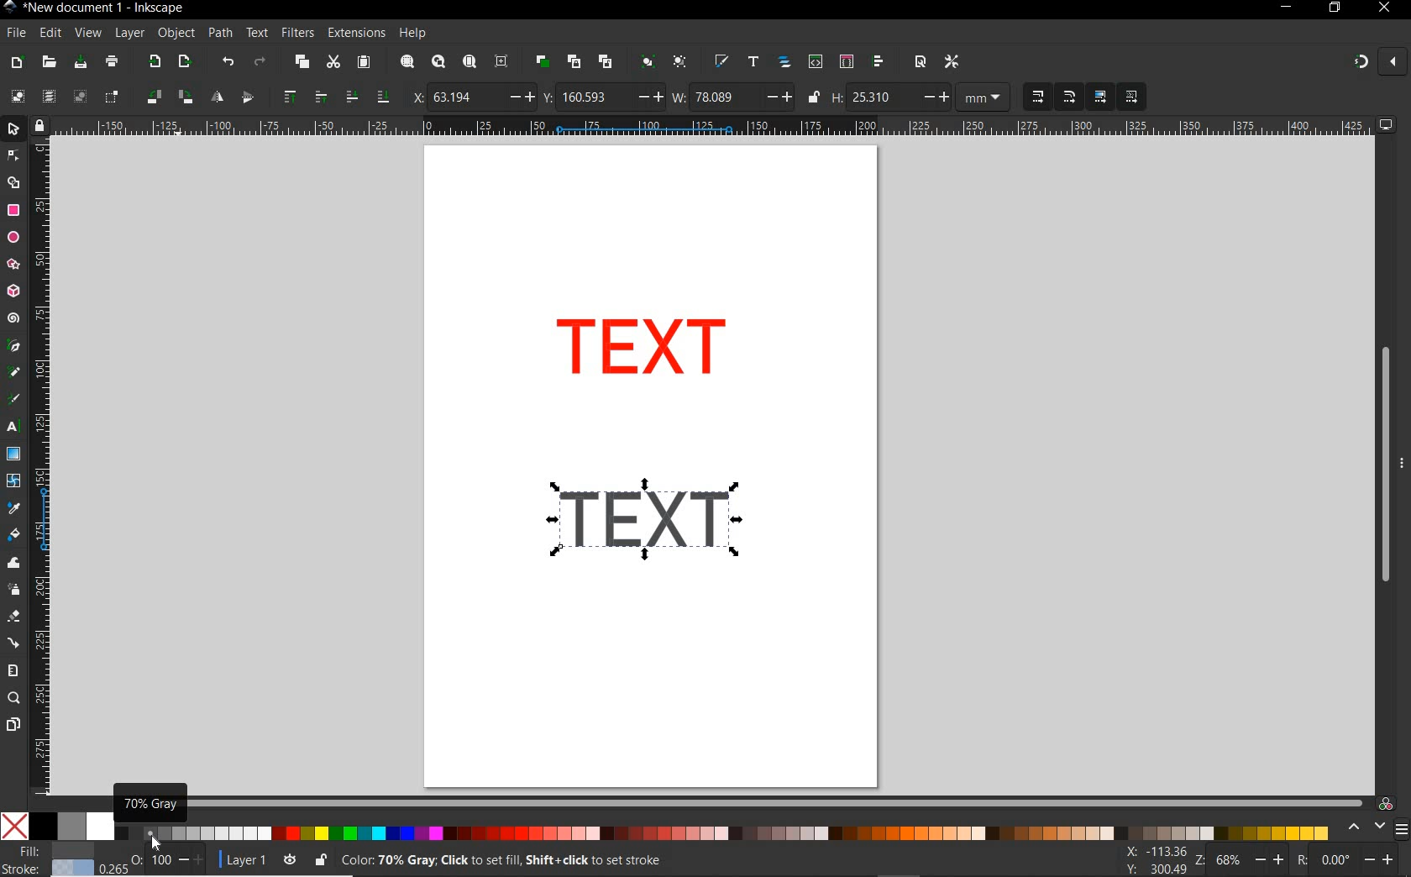  What do you see at coordinates (154, 843) in the screenshot?
I see `Cursor` at bounding box center [154, 843].